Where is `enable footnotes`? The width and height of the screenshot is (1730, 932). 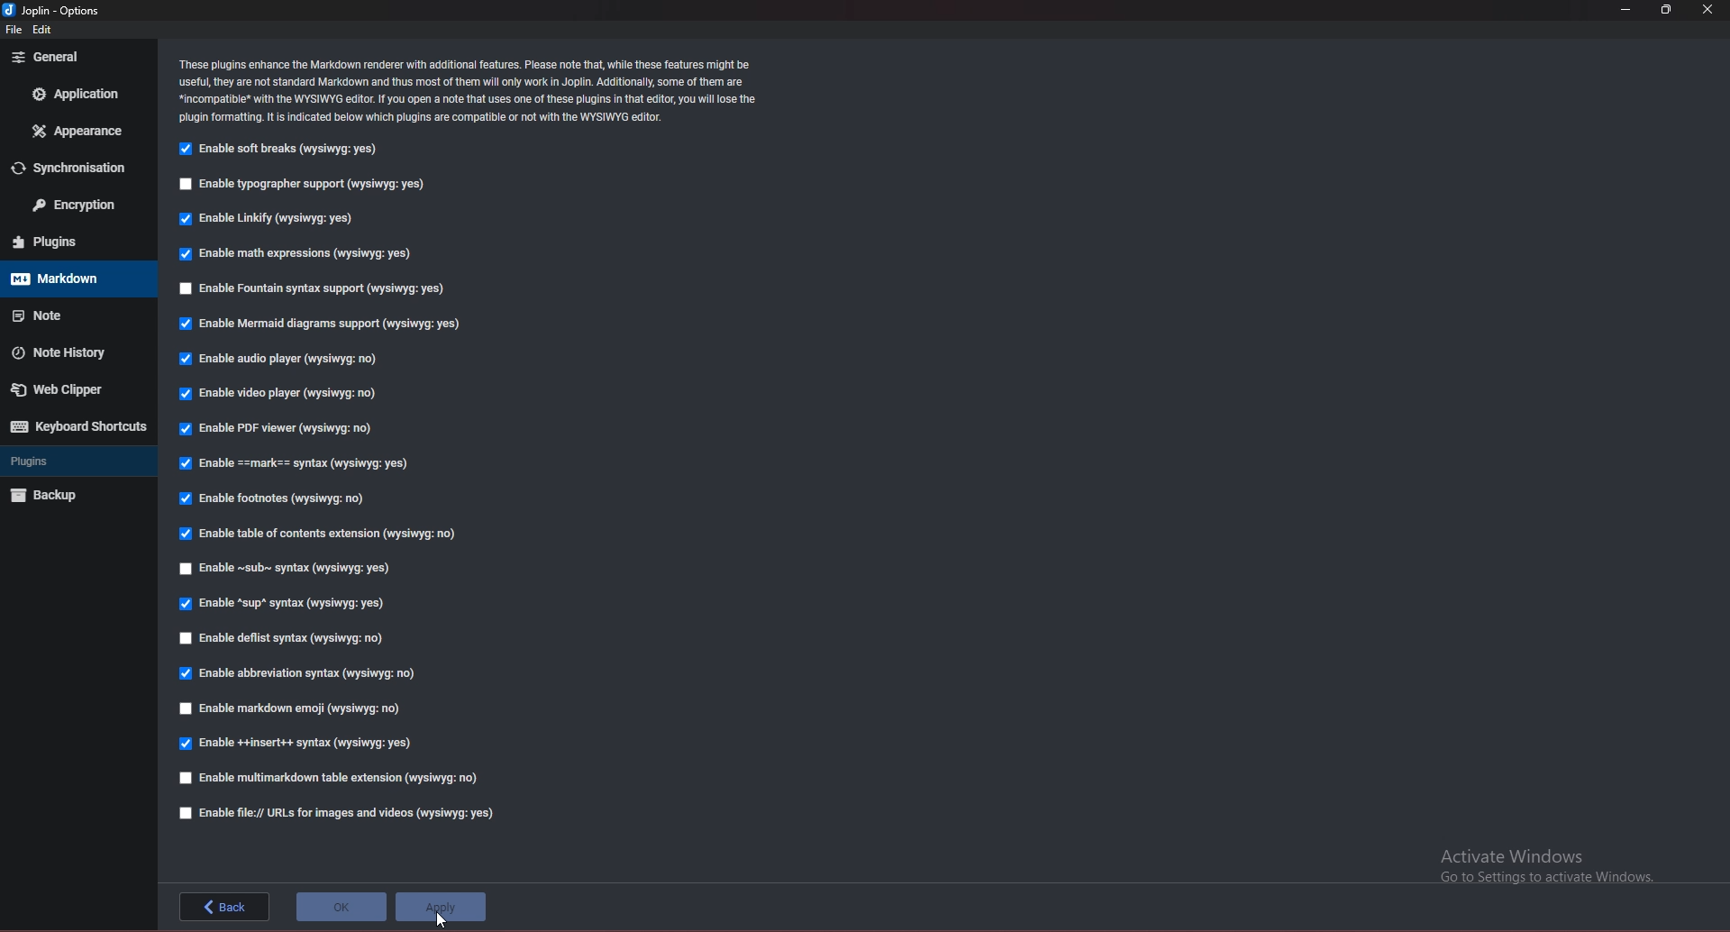
enable footnotes is located at coordinates (281, 498).